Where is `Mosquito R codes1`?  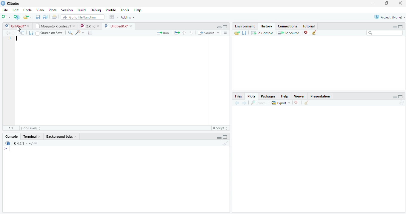 Mosquito R codes1 is located at coordinates (55, 27).